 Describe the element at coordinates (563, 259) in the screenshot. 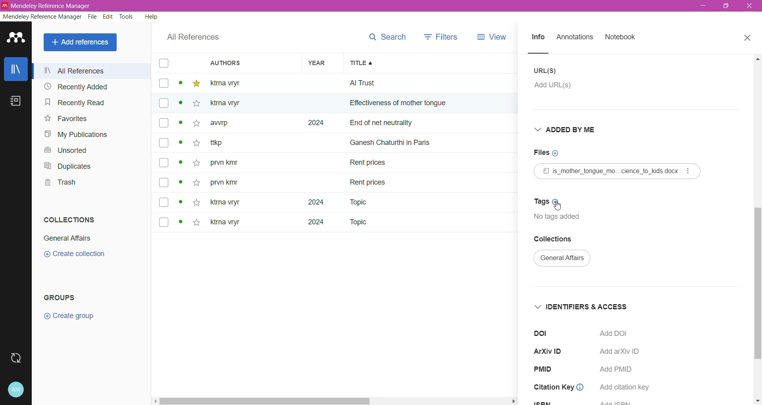

I see `Current Collection Name` at that location.